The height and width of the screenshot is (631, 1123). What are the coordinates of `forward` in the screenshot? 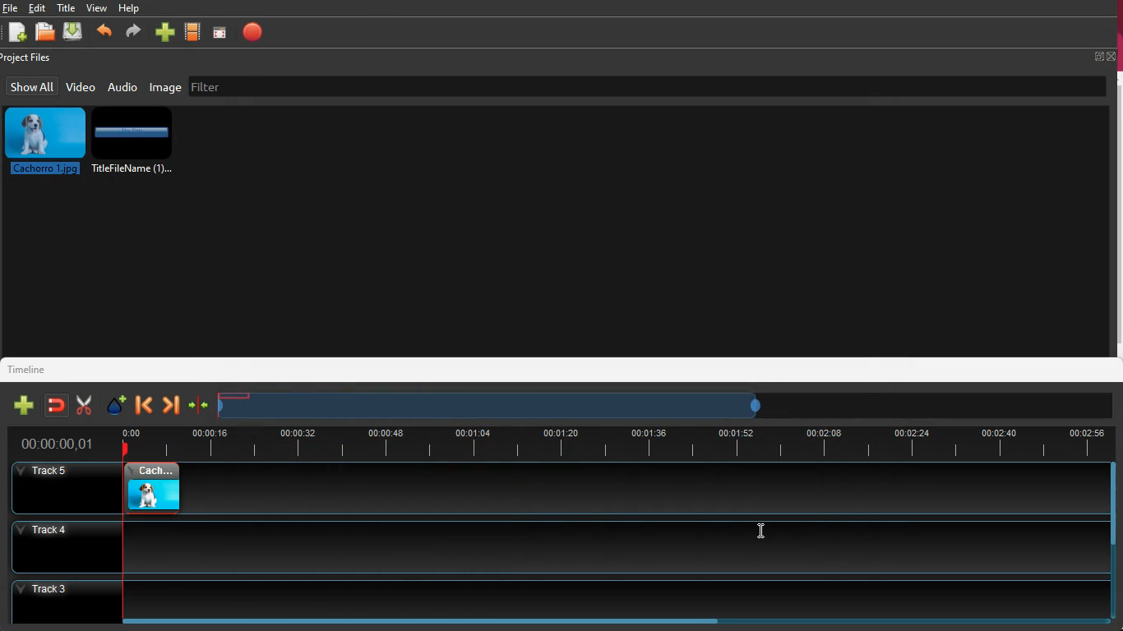 It's located at (170, 406).